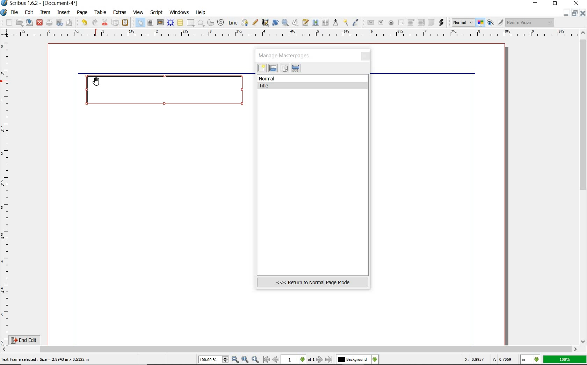 This screenshot has width=587, height=365. Describe the element at coordinates (96, 81) in the screenshot. I see `Cursor` at that location.